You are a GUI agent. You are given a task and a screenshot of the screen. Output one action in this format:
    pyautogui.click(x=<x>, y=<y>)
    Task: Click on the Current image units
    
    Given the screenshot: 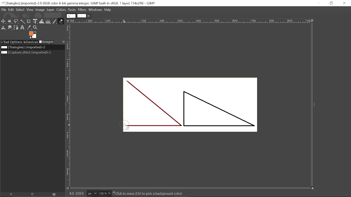 What is the action you would take?
    pyautogui.click(x=92, y=193)
    